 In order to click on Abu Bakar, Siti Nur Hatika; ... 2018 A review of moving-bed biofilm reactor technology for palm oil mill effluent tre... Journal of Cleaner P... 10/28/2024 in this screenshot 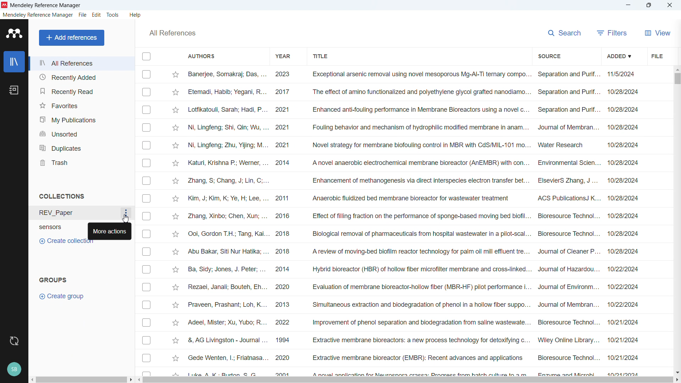, I will do `click(413, 251)`.